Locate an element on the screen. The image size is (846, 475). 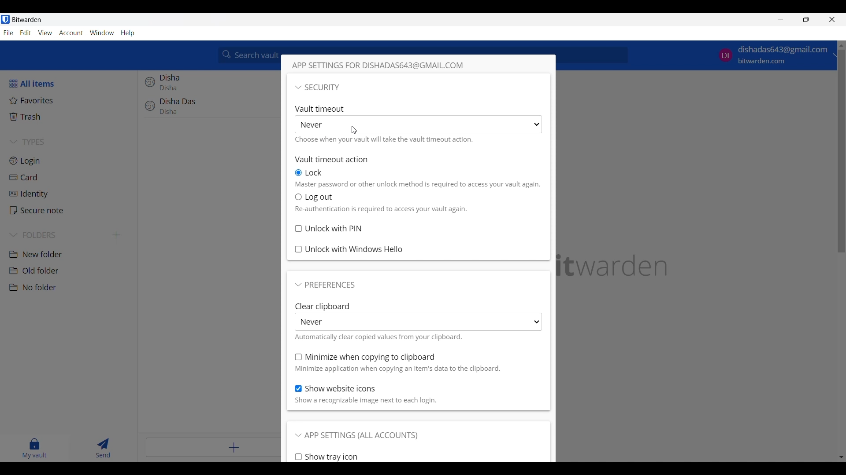
Description of above list is located at coordinates (378, 336).